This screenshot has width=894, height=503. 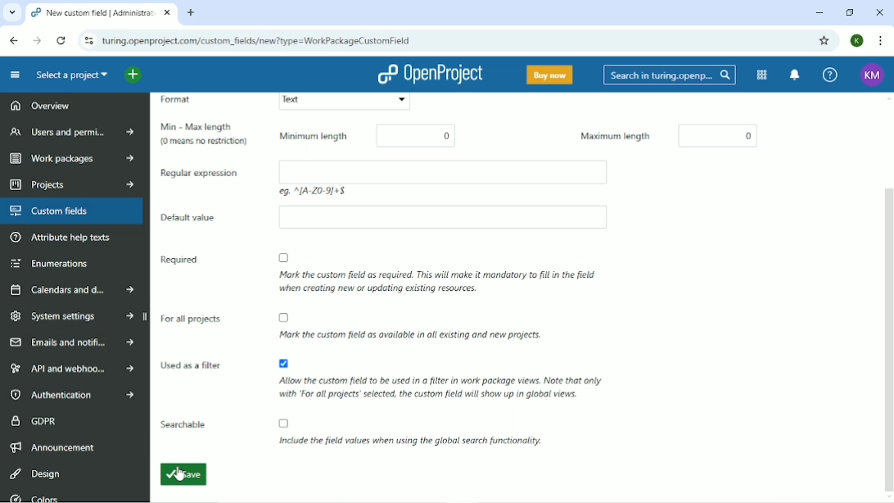 What do you see at coordinates (192, 315) in the screenshot?
I see `For all projects` at bounding box center [192, 315].